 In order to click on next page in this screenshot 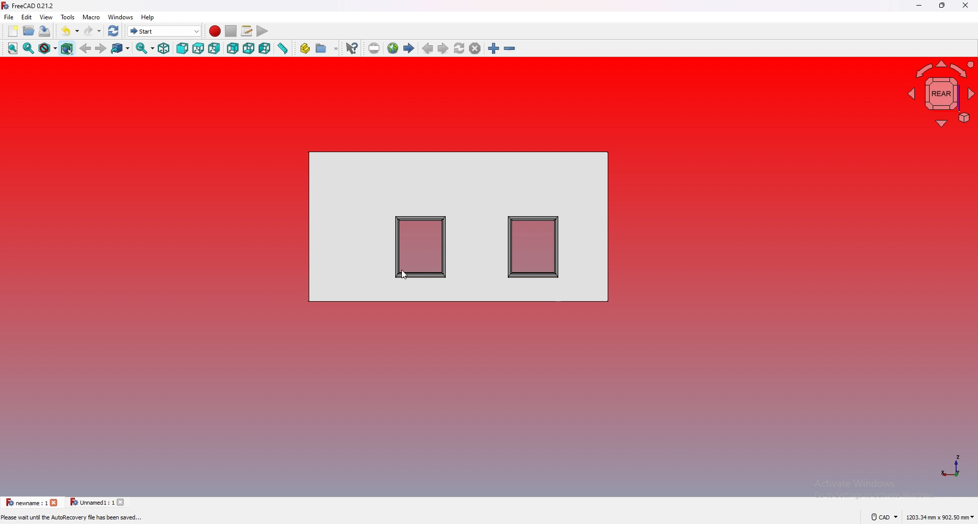, I will do `click(443, 48)`.